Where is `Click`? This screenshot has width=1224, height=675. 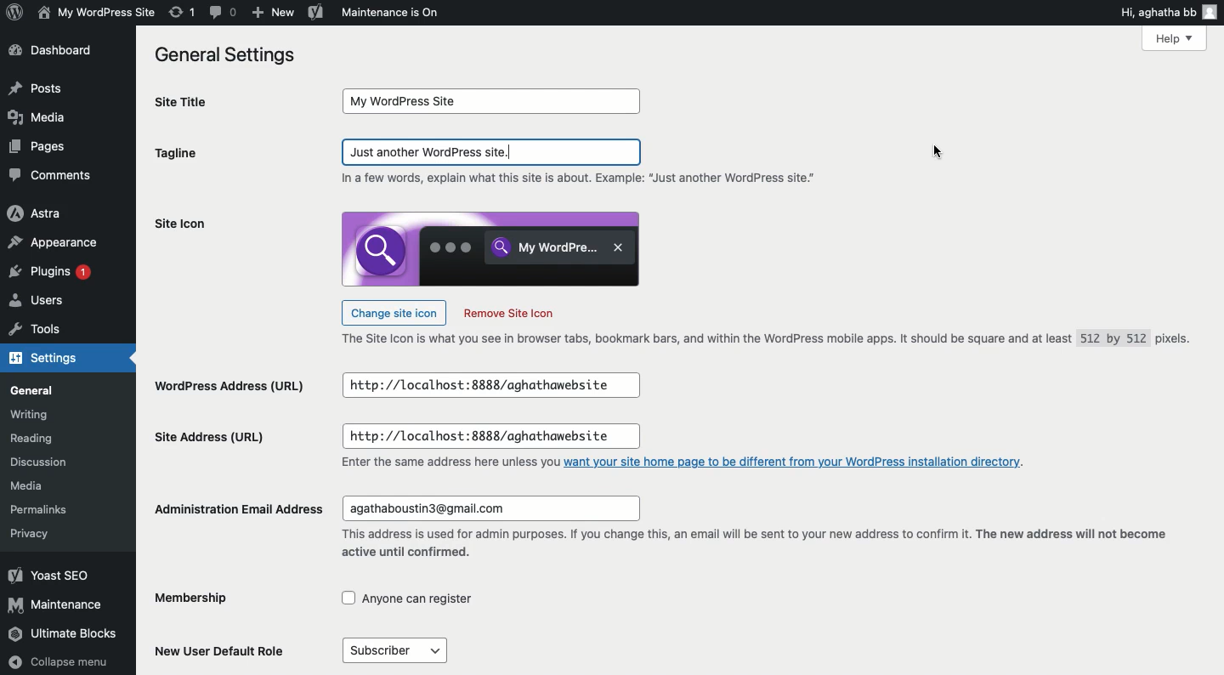 Click is located at coordinates (493, 152).